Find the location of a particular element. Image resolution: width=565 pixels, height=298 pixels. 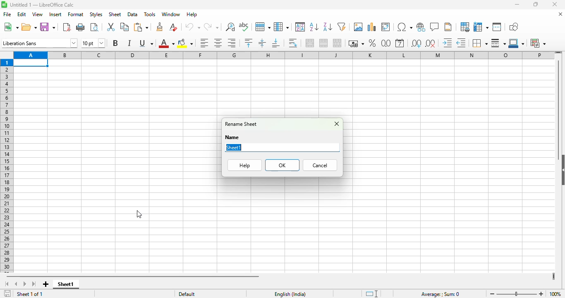

increase indent is located at coordinates (447, 42).